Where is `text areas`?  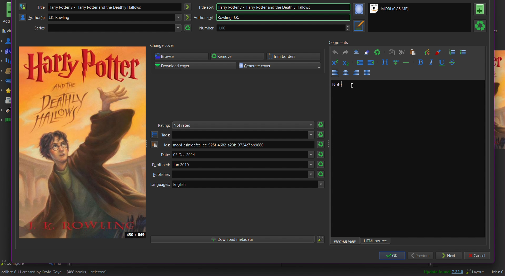
text areas is located at coordinates (244, 135).